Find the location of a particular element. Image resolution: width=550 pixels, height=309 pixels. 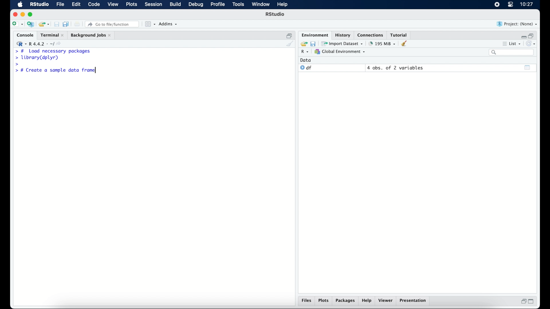

save is located at coordinates (56, 24).